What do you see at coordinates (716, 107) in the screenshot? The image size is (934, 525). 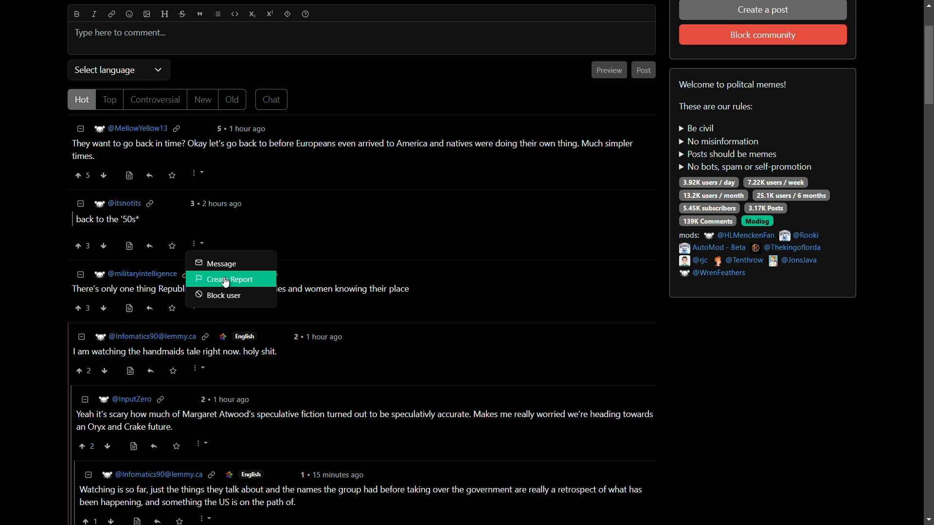 I see `text` at bounding box center [716, 107].